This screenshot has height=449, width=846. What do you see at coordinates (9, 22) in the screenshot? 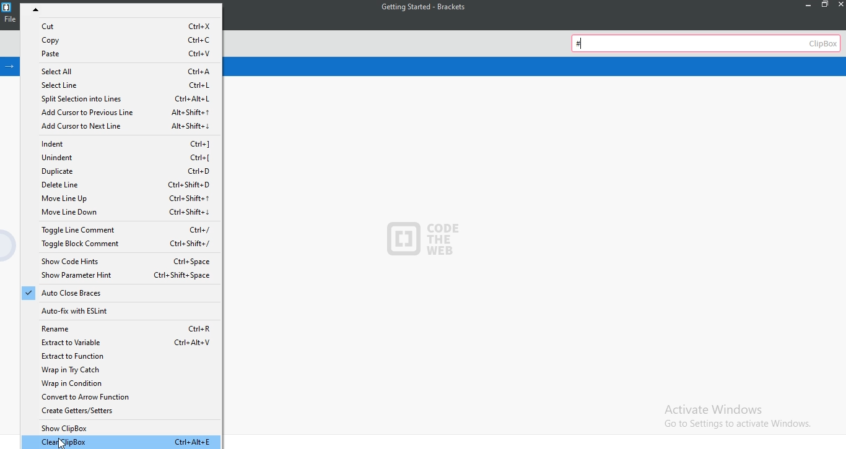
I see `File` at bounding box center [9, 22].